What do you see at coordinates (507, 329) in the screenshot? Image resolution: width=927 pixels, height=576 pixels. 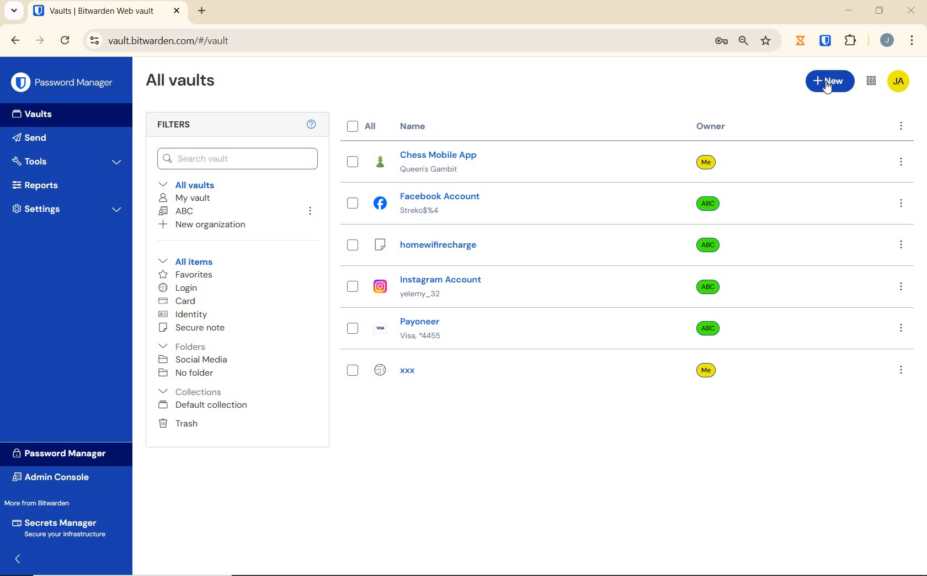 I see `payoneer` at bounding box center [507, 329].